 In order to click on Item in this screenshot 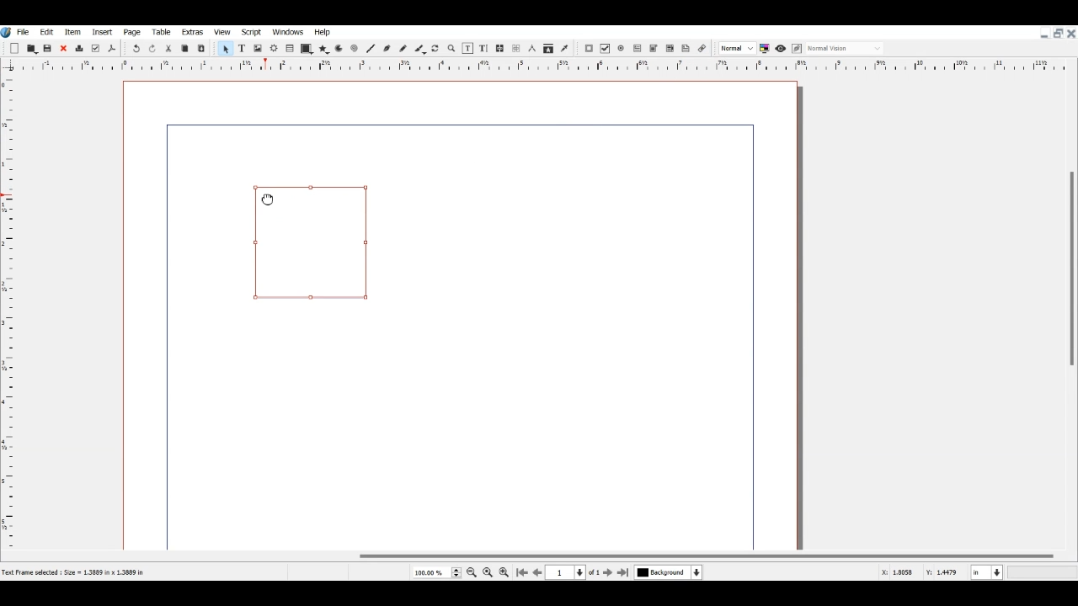, I will do `click(71, 32)`.